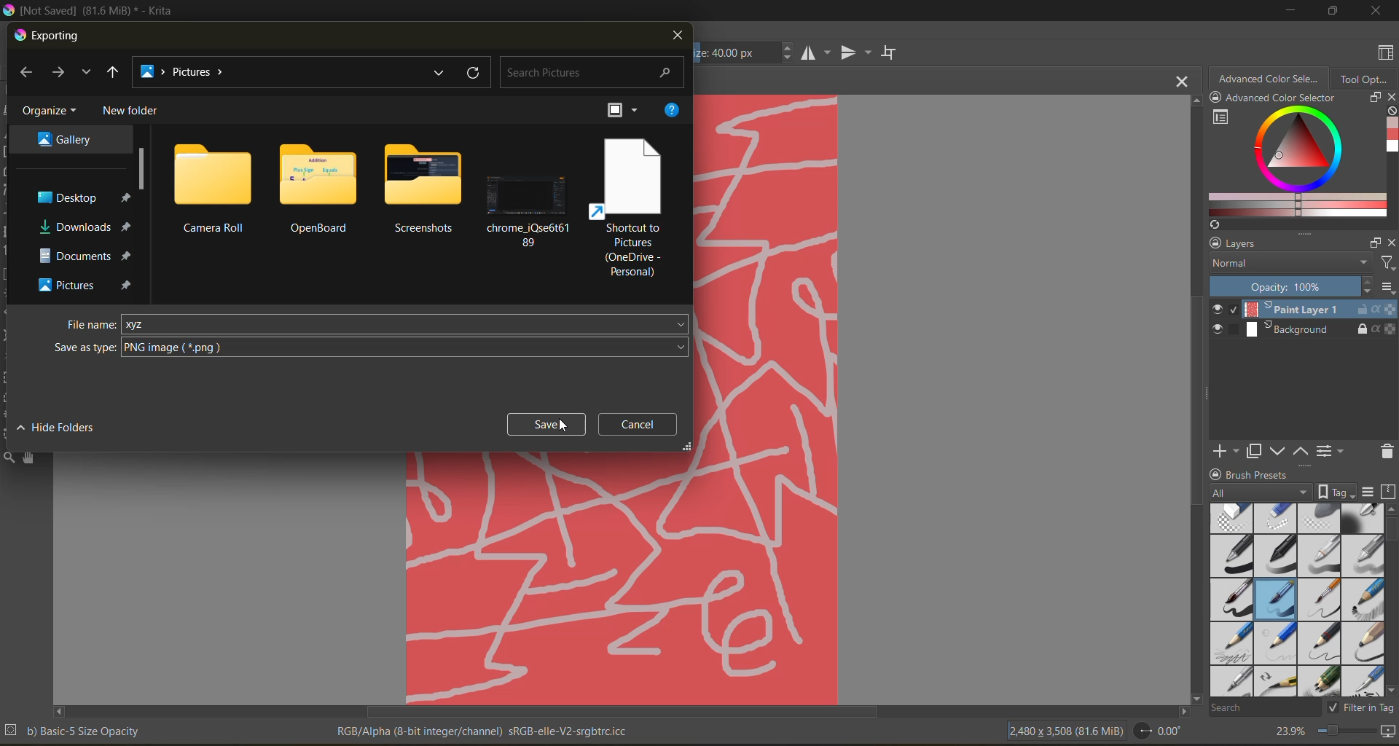  I want to click on help, so click(672, 110).